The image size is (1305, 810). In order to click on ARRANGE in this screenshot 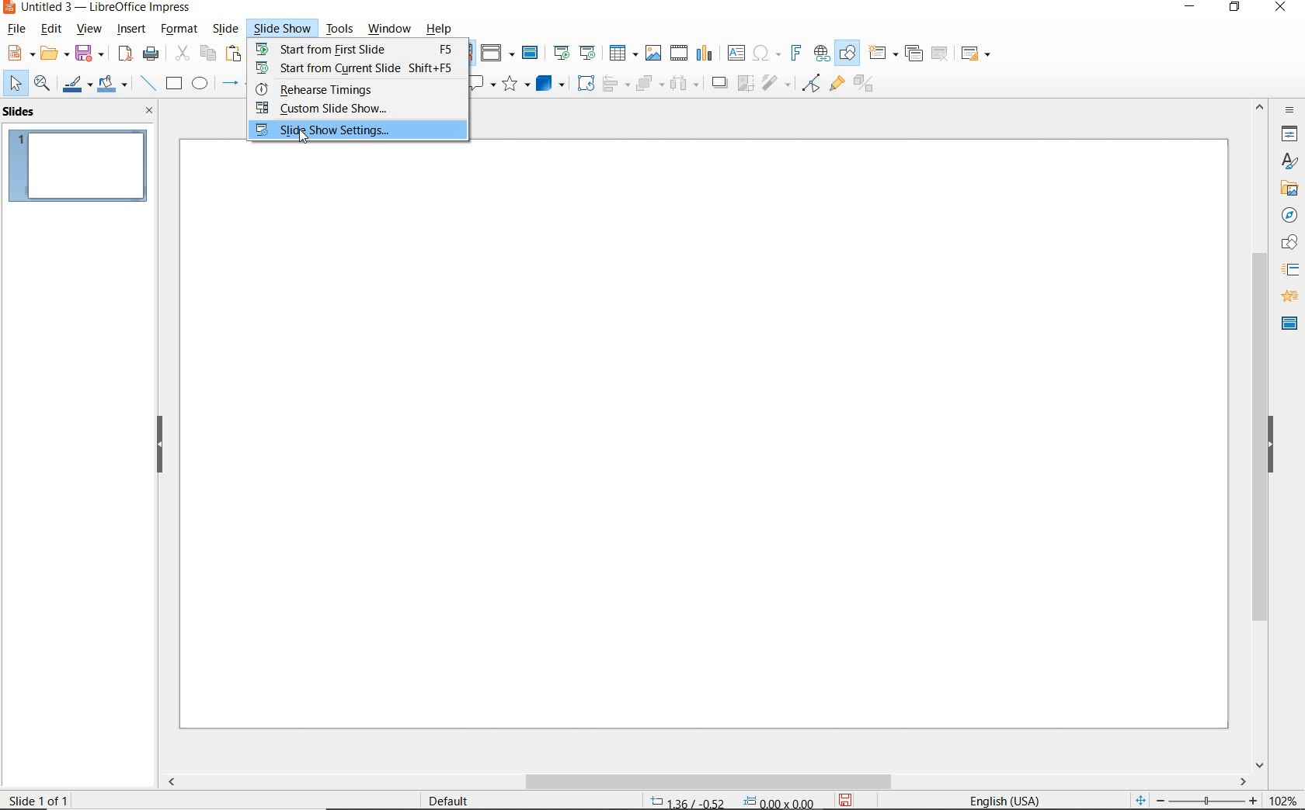, I will do `click(647, 85)`.